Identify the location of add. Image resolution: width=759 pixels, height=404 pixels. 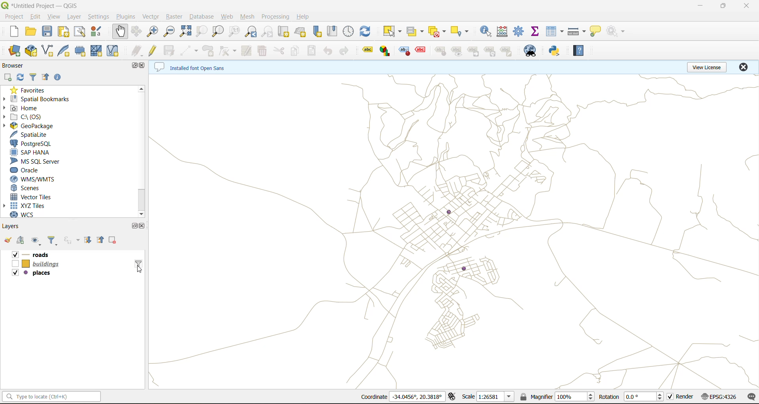
(23, 241).